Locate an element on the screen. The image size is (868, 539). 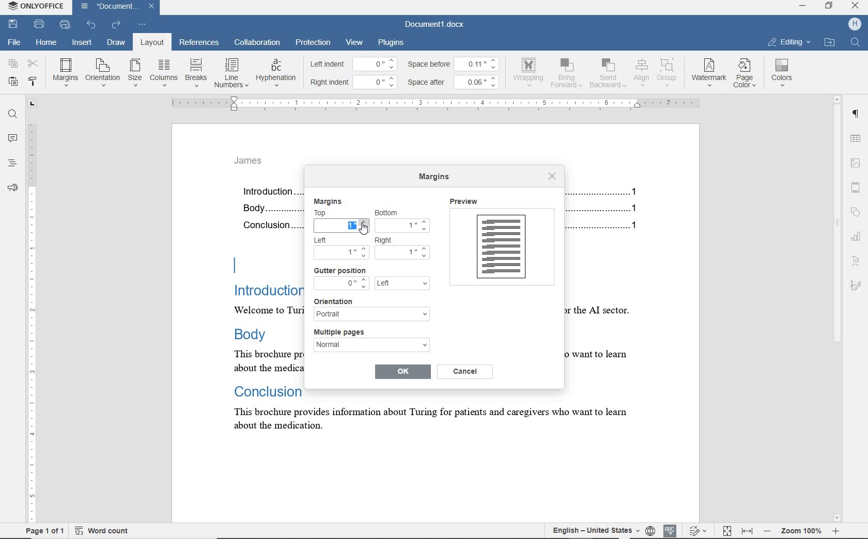
colors is located at coordinates (784, 73).